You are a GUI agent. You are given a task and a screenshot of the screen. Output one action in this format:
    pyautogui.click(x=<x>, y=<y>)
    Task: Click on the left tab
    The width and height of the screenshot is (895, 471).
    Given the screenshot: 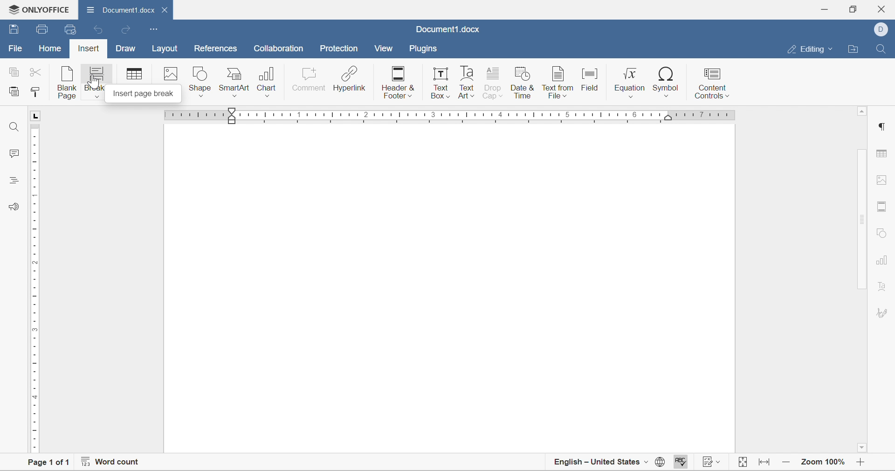 What is the action you would take?
    pyautogui.click(x=39, y=115)
    